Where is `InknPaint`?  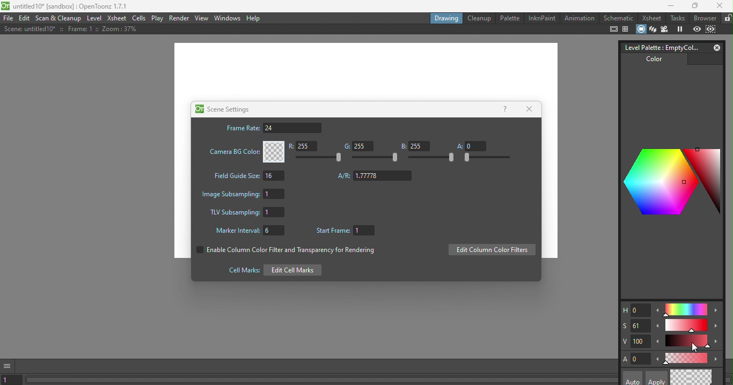 InknPaint is located at coordinates (541, 17).